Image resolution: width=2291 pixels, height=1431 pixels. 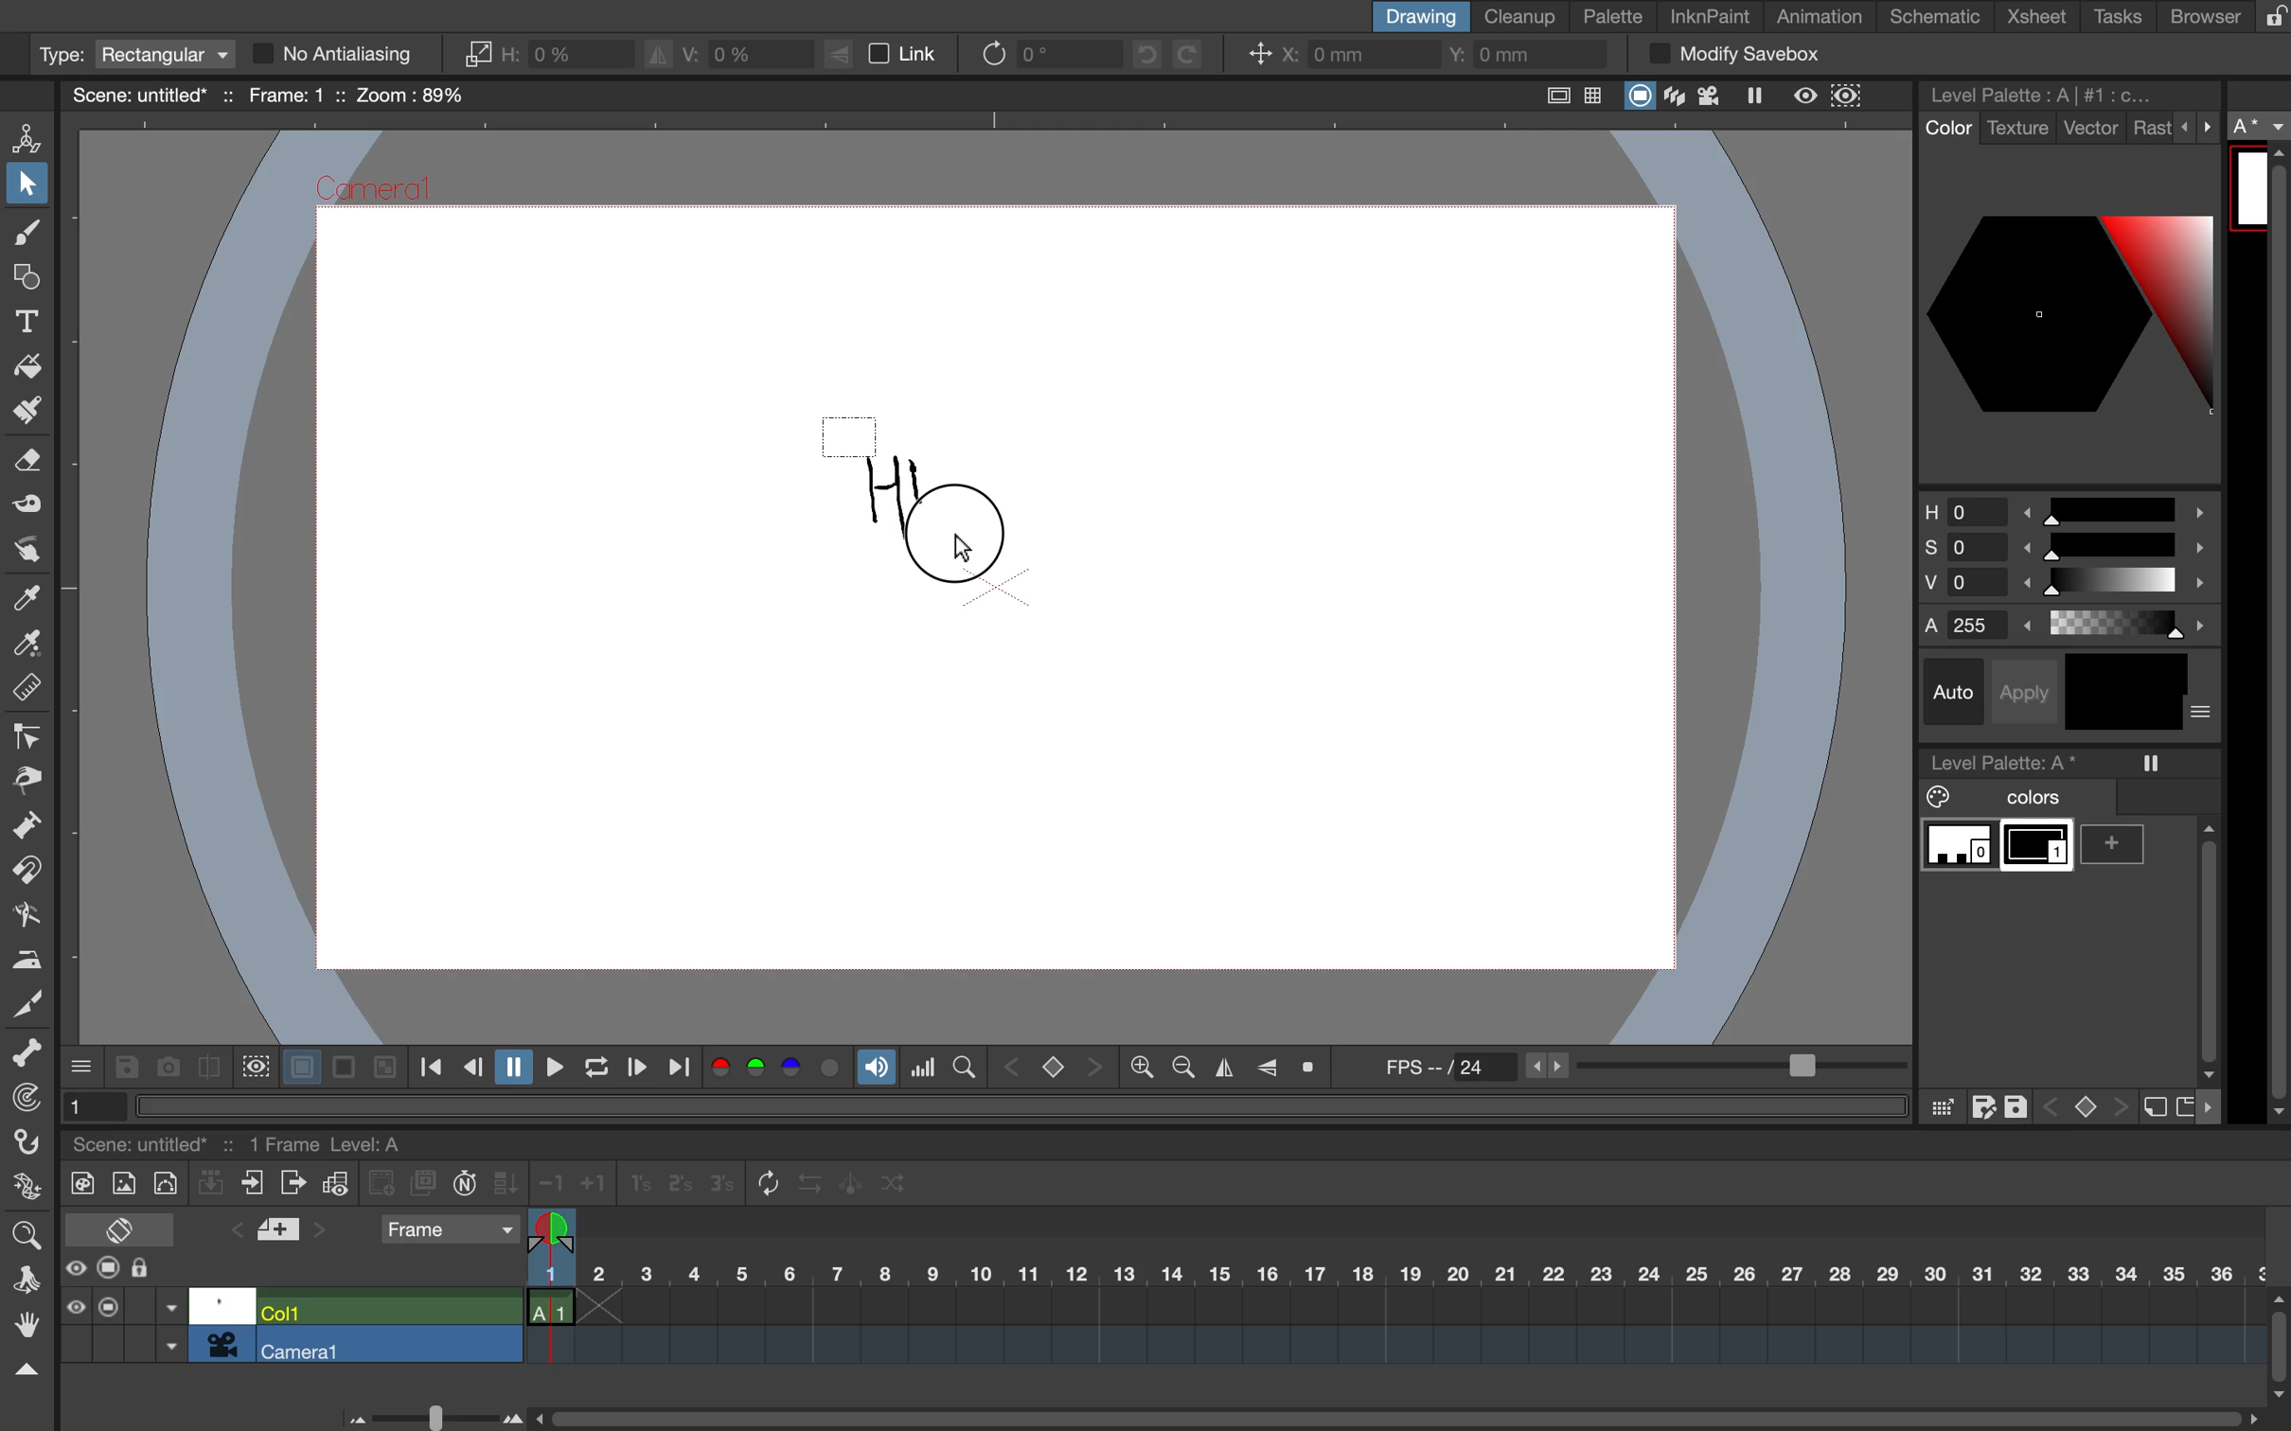 I want to click on browser, so click(x=2193, y=15).